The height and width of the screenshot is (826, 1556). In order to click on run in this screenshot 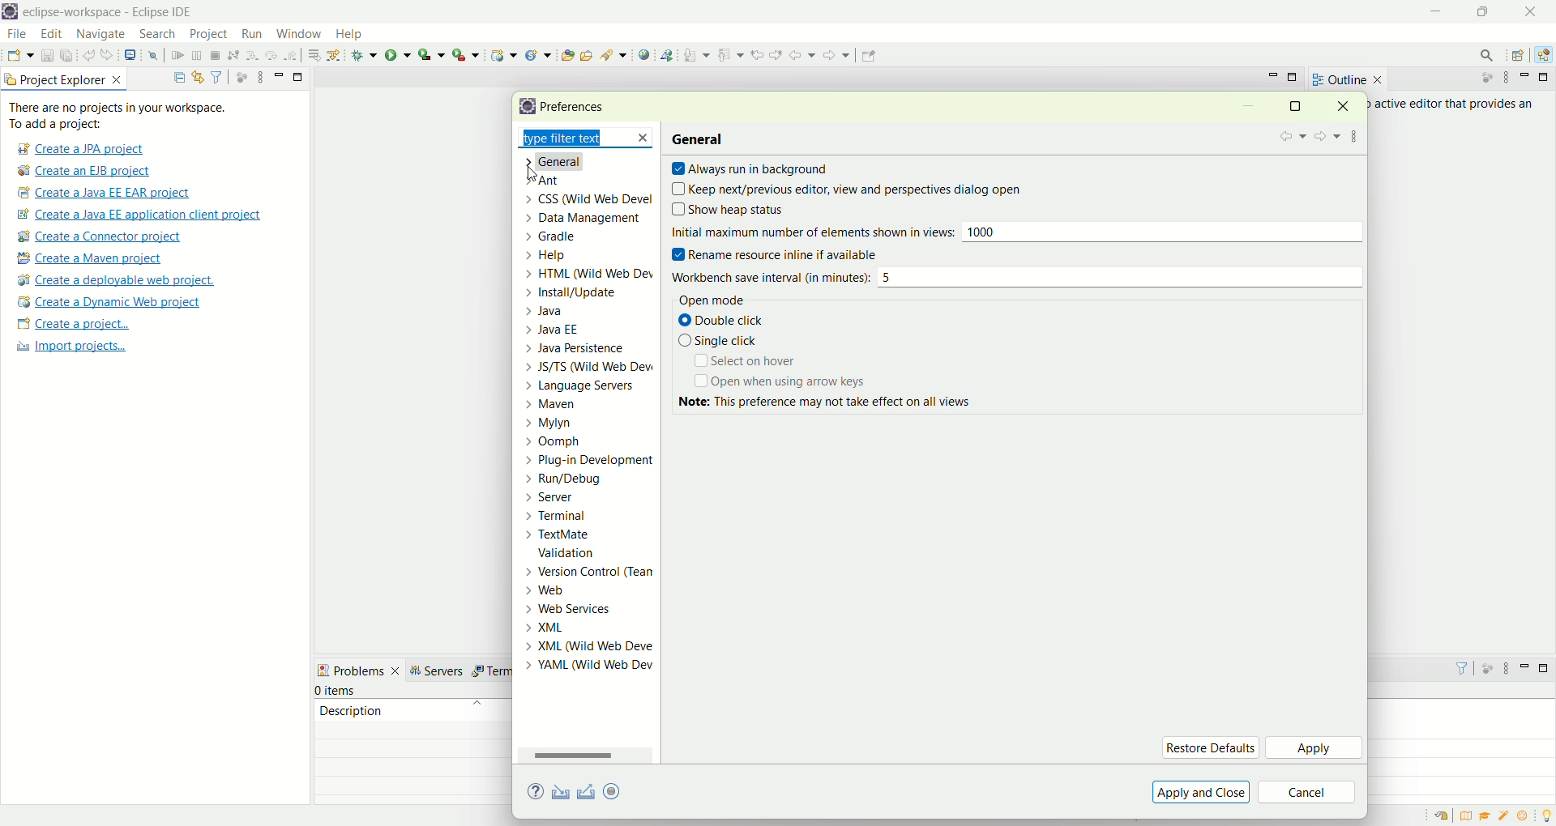, I will do `click(398, 54)`.